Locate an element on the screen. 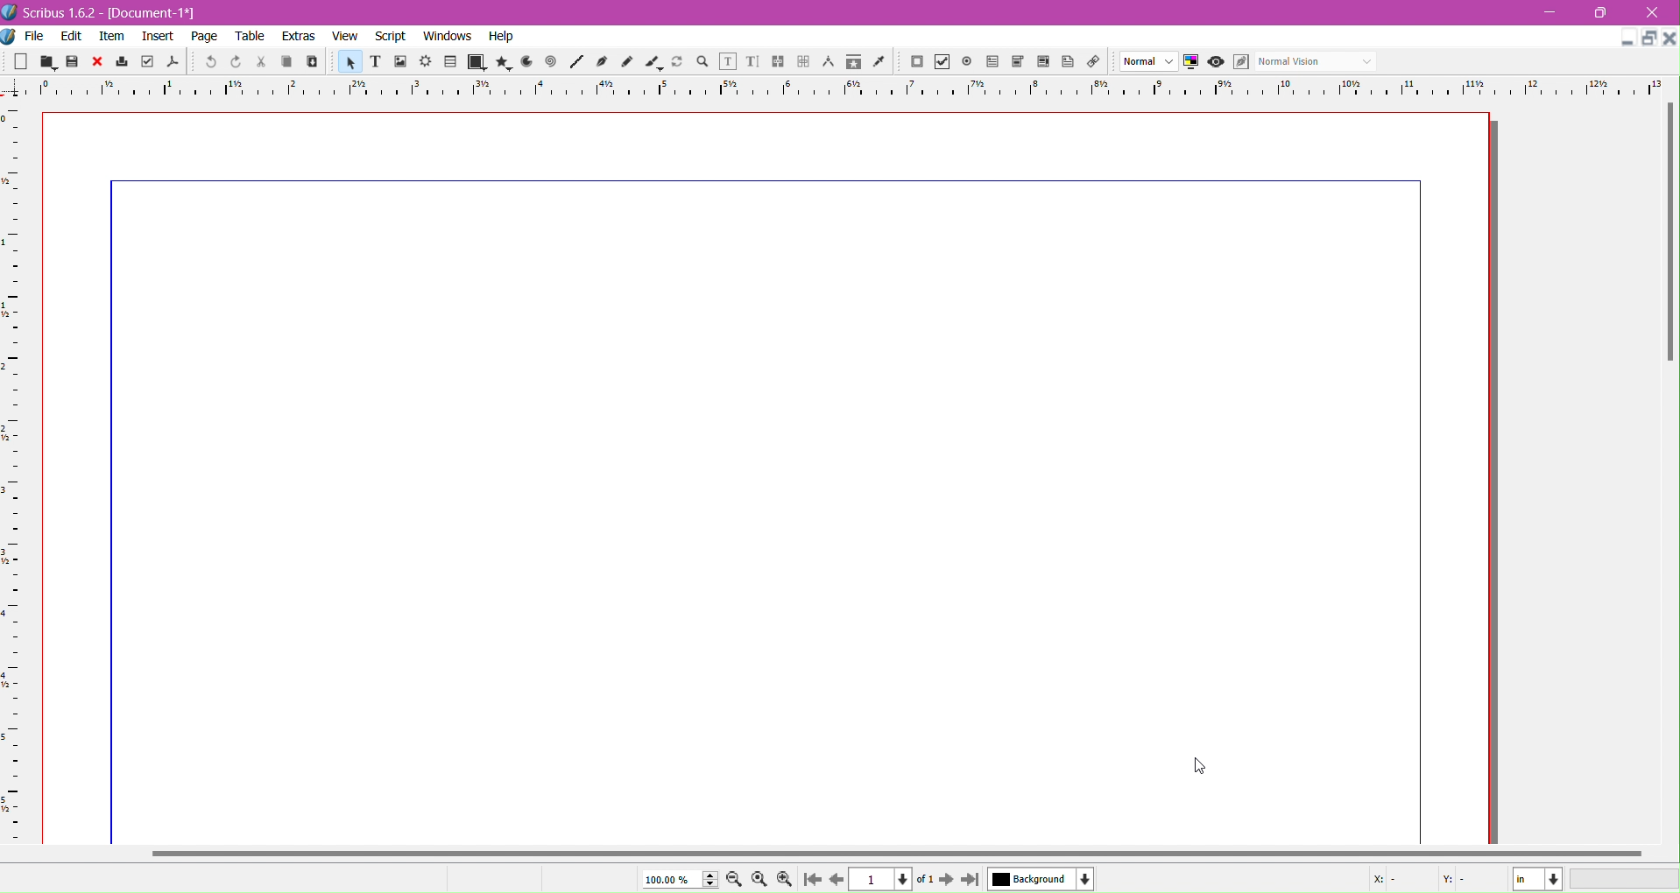 This screenshot has height=893, width=1680. Scroll is located at coordinates (1667, 289).